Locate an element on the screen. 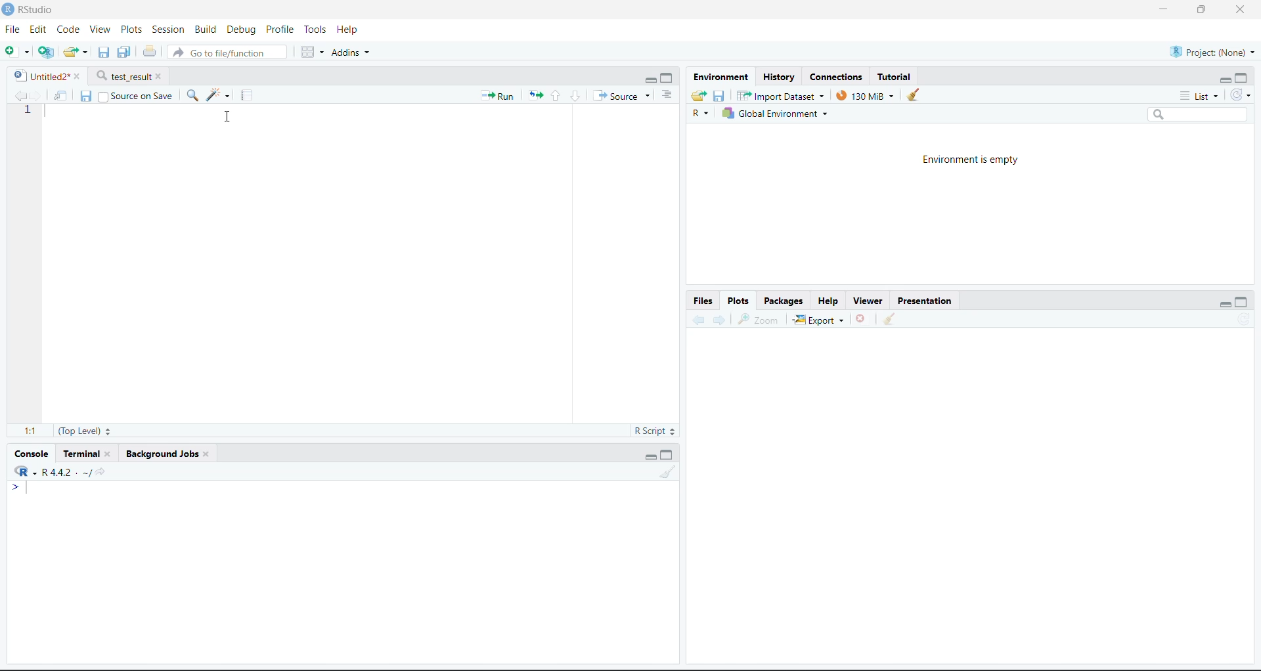 Image resolution: width=1261 pixels, height=671 pixels. Maximize is located at coordinates (1243, 76).